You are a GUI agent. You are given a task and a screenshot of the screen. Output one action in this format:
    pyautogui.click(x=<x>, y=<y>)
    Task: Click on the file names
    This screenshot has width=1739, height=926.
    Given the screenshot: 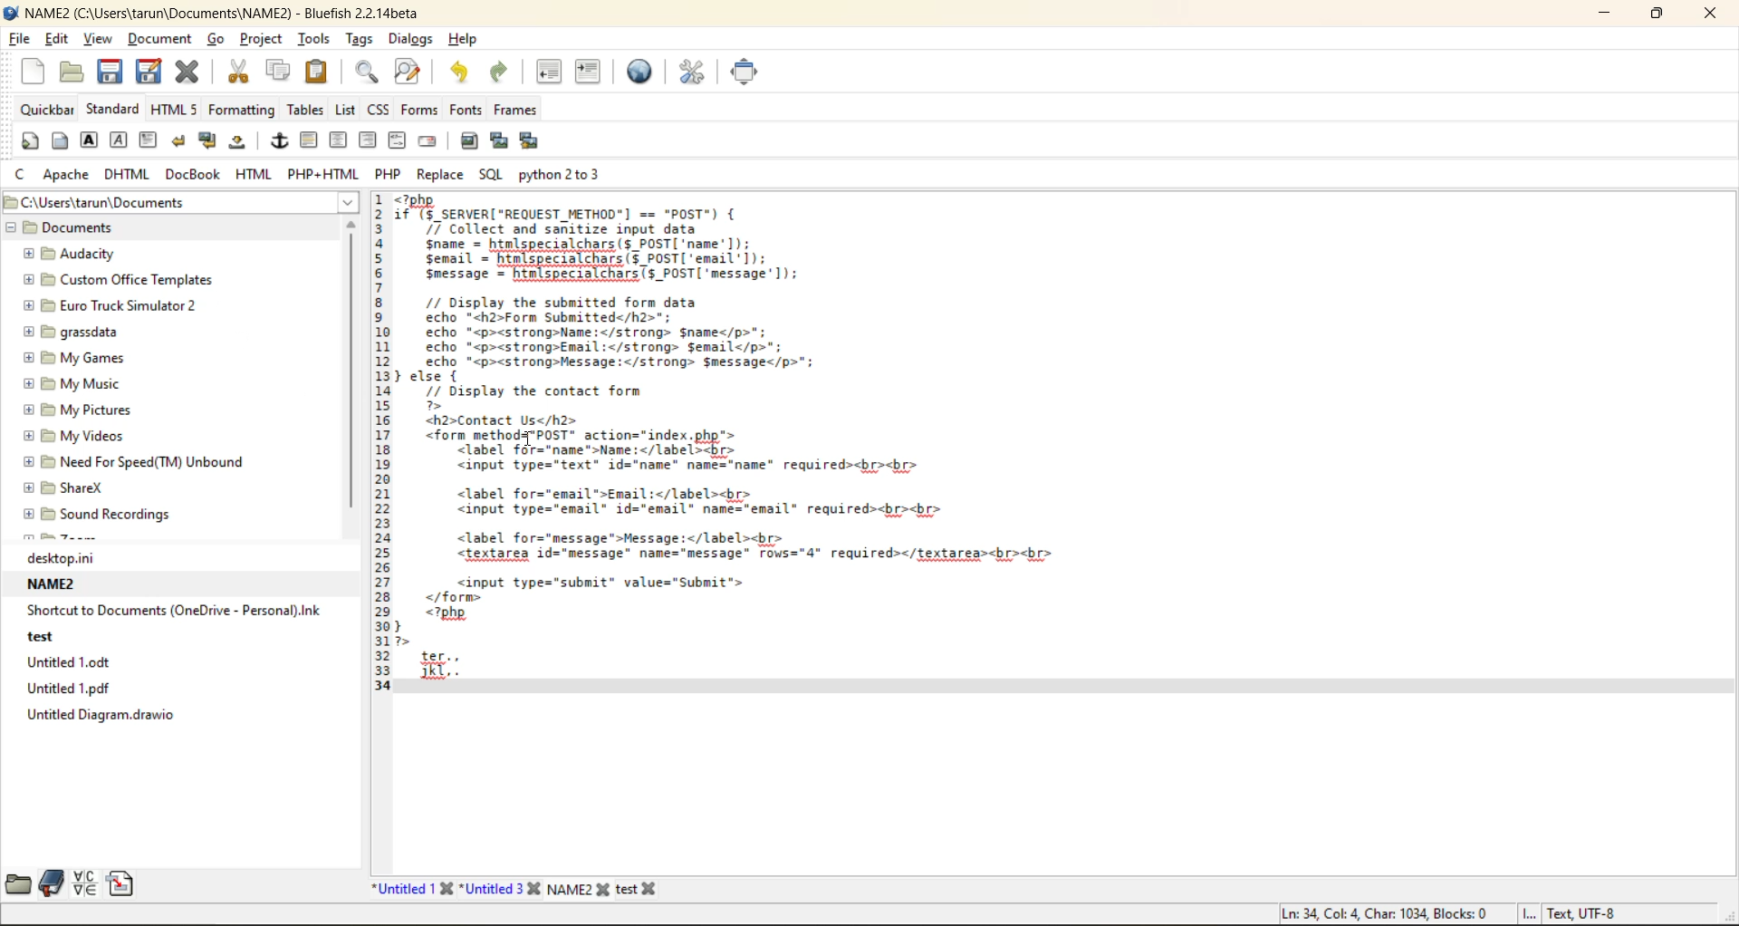 What is the action you would take?
    pyautogui.click(x=521, y=889)
    